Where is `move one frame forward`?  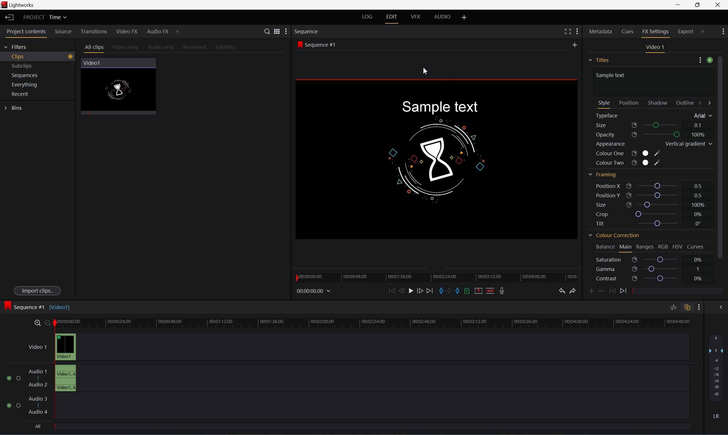
move one frame forward is located at coordinates (422, 291).